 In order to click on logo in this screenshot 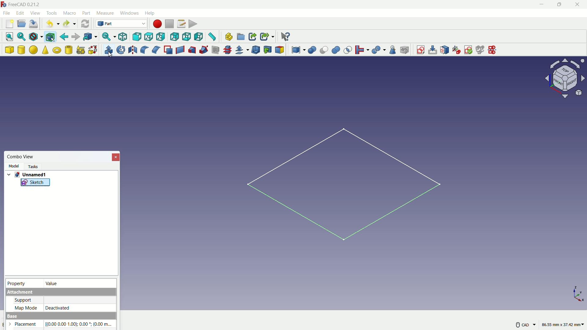, I will do `click(4, 5)`.